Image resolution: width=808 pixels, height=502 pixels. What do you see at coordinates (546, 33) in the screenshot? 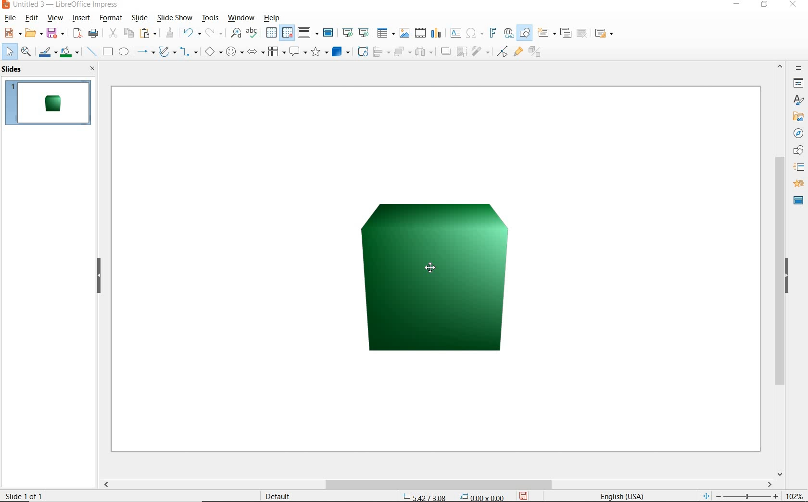
I see `new slide` at bounding box center [546, 33].